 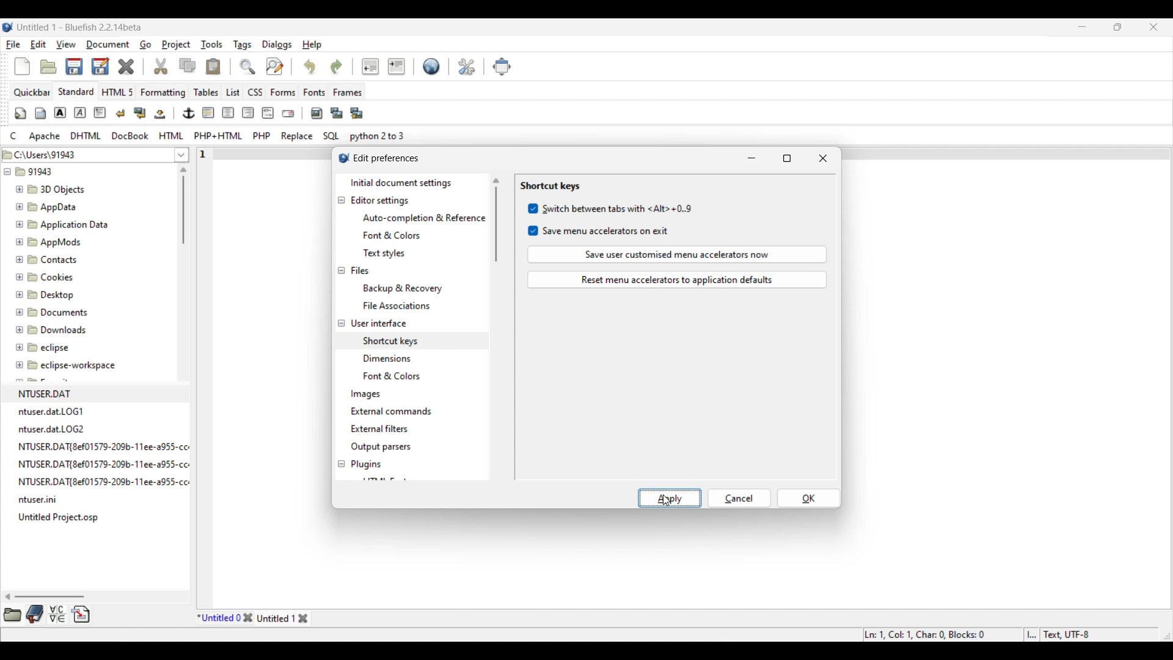 What do you see at coordinates (384, 253) in the screenshot?
I see `Text styles` at bounding box center [384, 253].